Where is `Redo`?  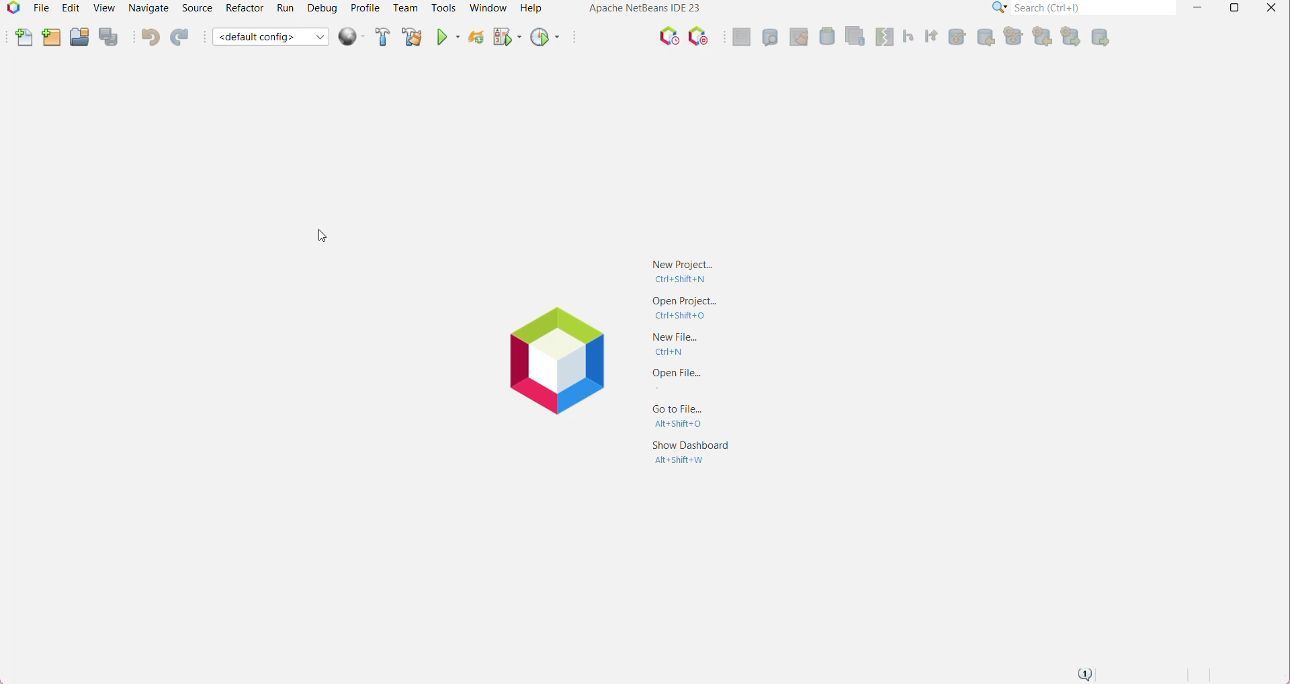 Redo is located at coordinates (181, 37).